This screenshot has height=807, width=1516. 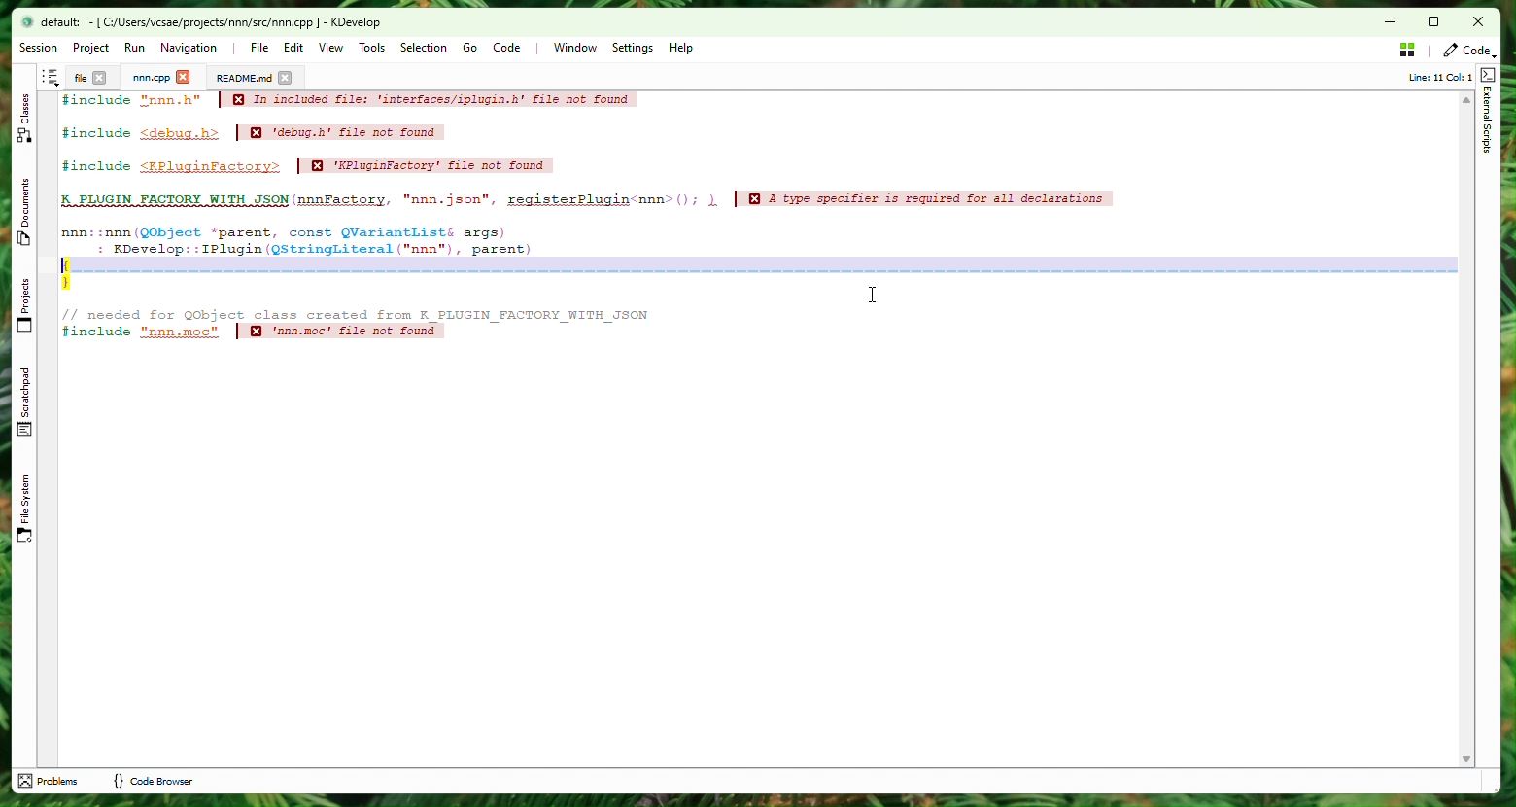 What do you see at coordinates (211, 22) in the screenshot?
I see `file name and application name` at bounding box center [211, 22].